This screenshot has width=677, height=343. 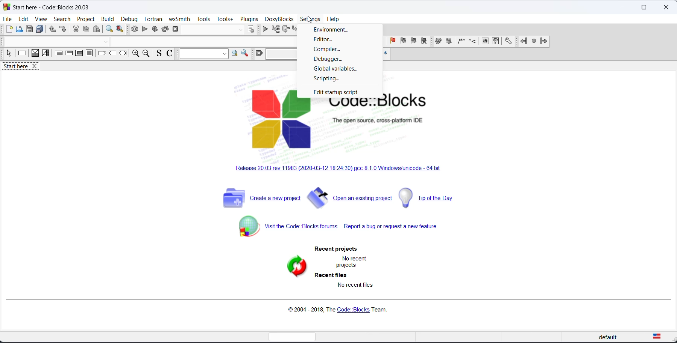 What do you see at coordinates (39, 30) in the screenshot?
I see `save all` at bounding box center [39, 30].